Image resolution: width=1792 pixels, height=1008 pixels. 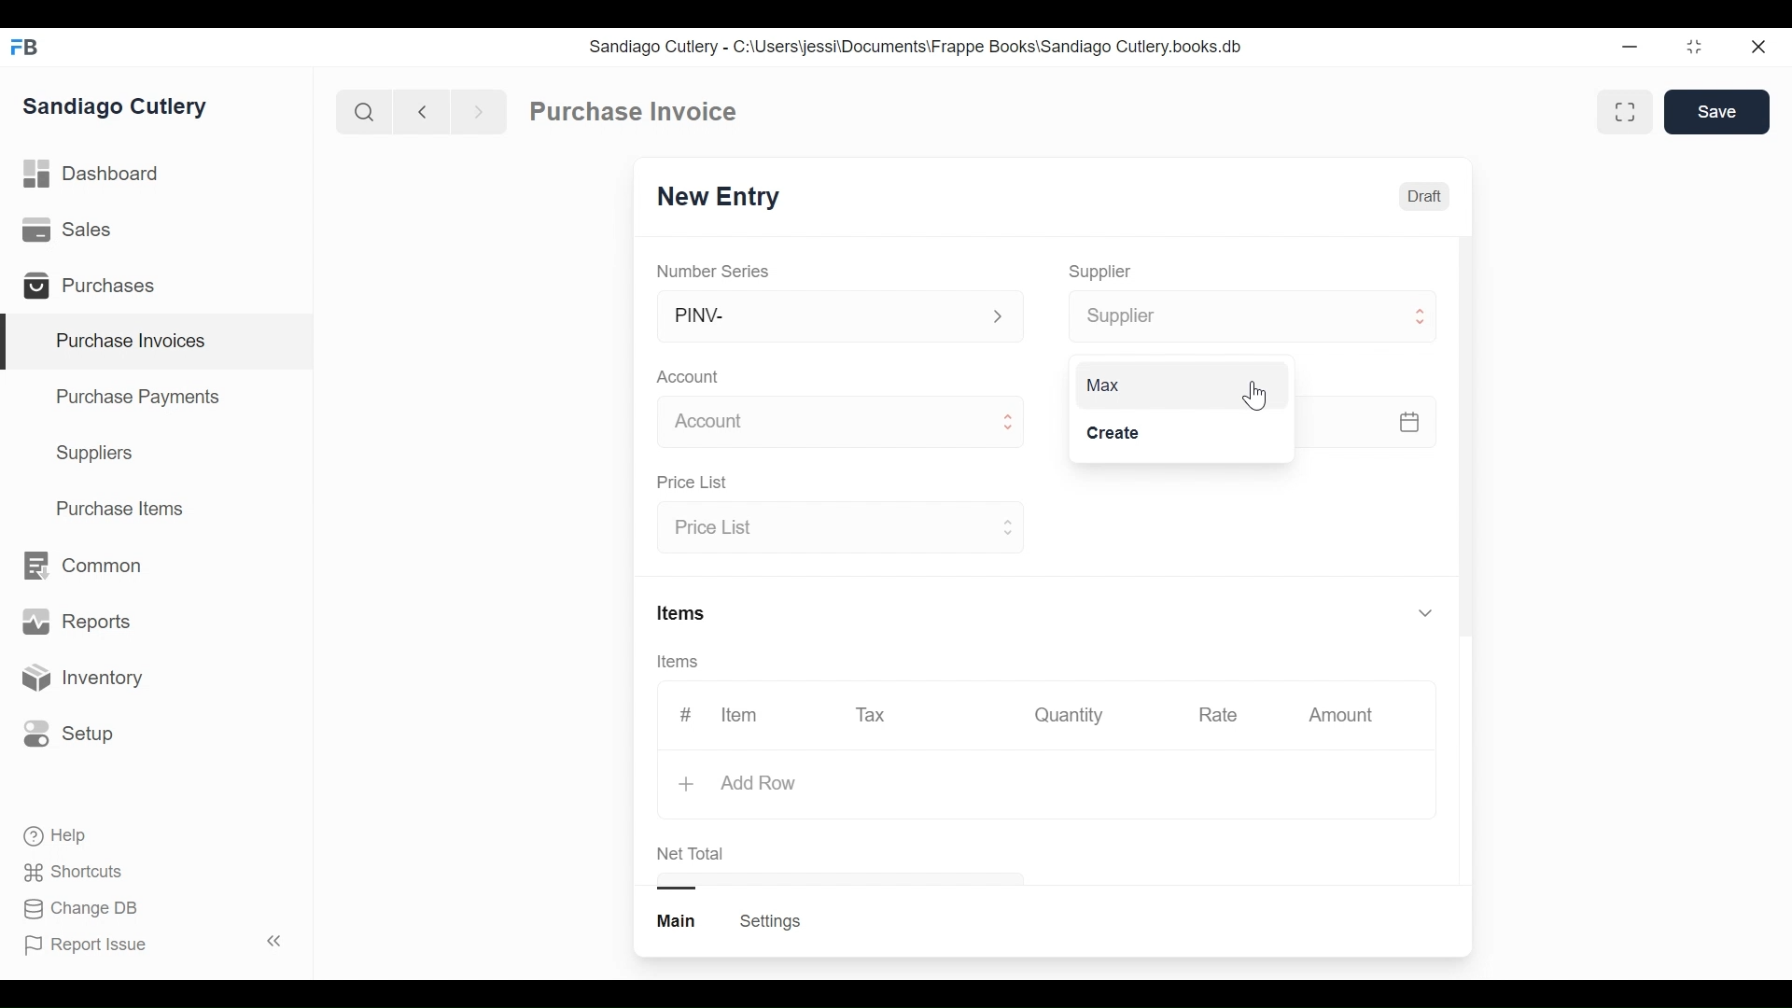 What do you see at coordinates (723, 198) in the screenshot?
I see `New Entry` at bounding box center [723, 198].